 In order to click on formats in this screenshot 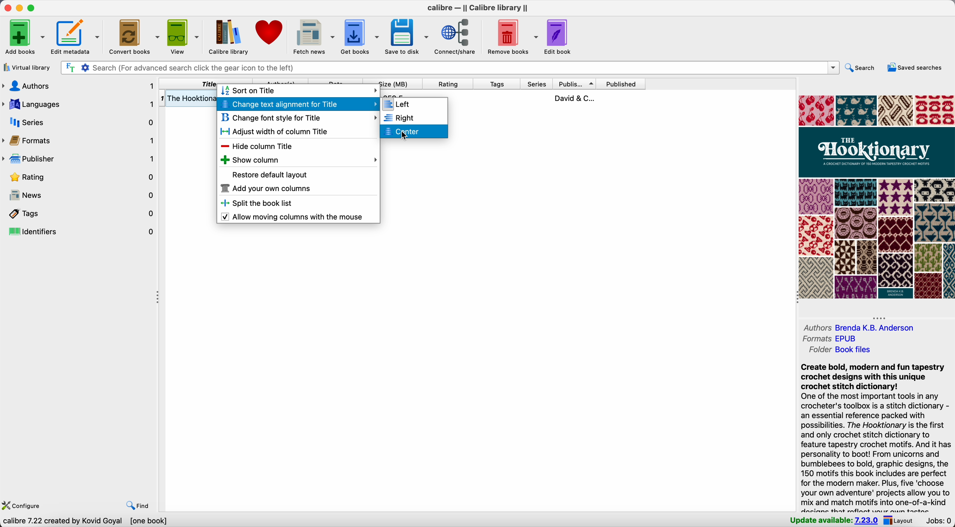, I will do `click(80, 142)`.